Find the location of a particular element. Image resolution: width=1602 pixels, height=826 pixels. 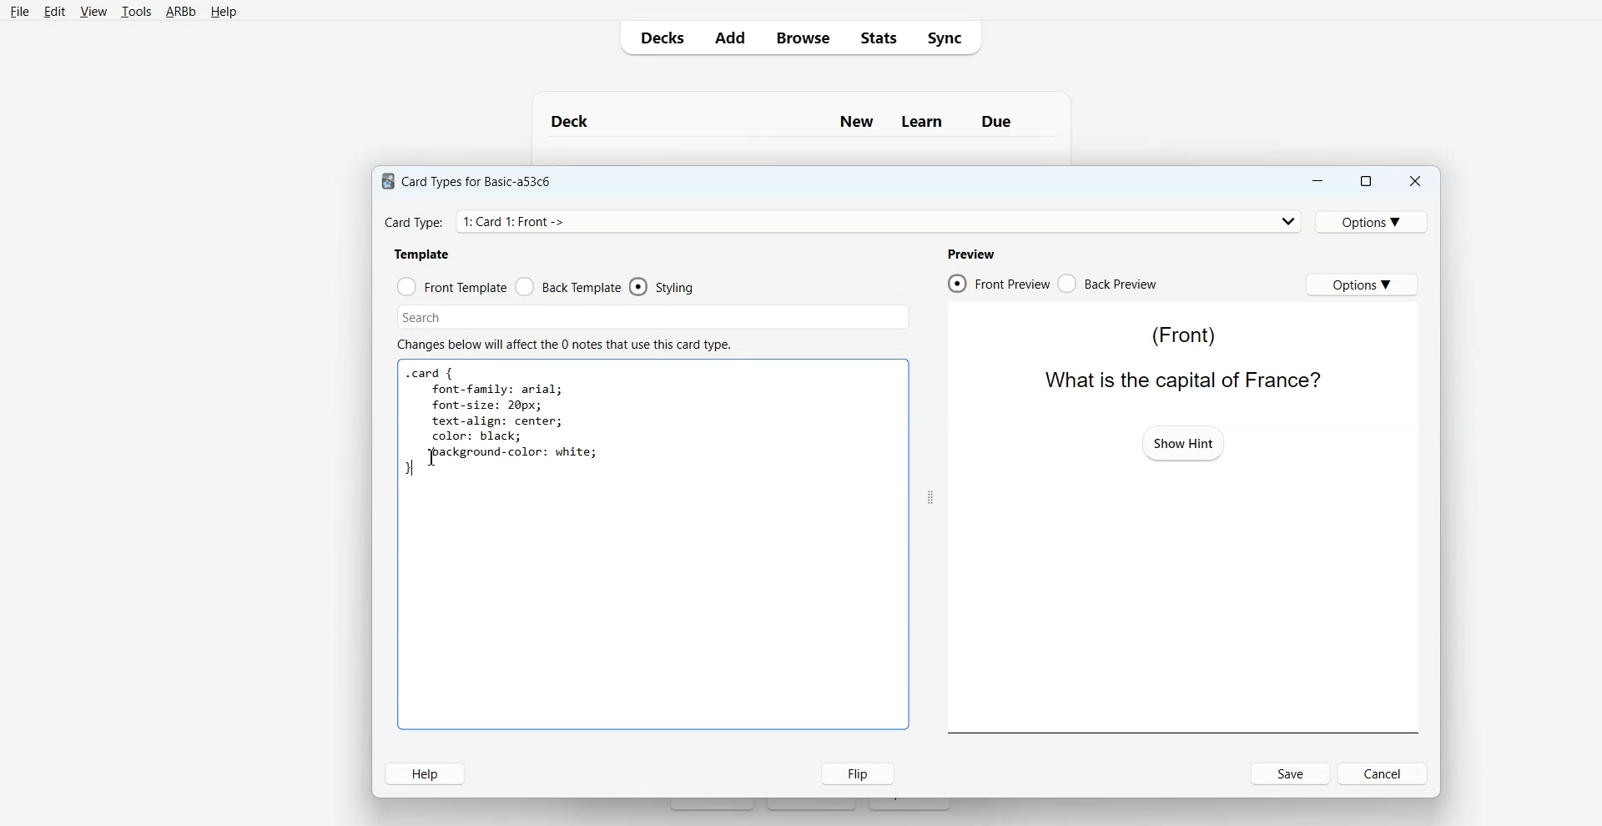

Card Types for Basic-a53c6 is located at coordinates (467, 180).